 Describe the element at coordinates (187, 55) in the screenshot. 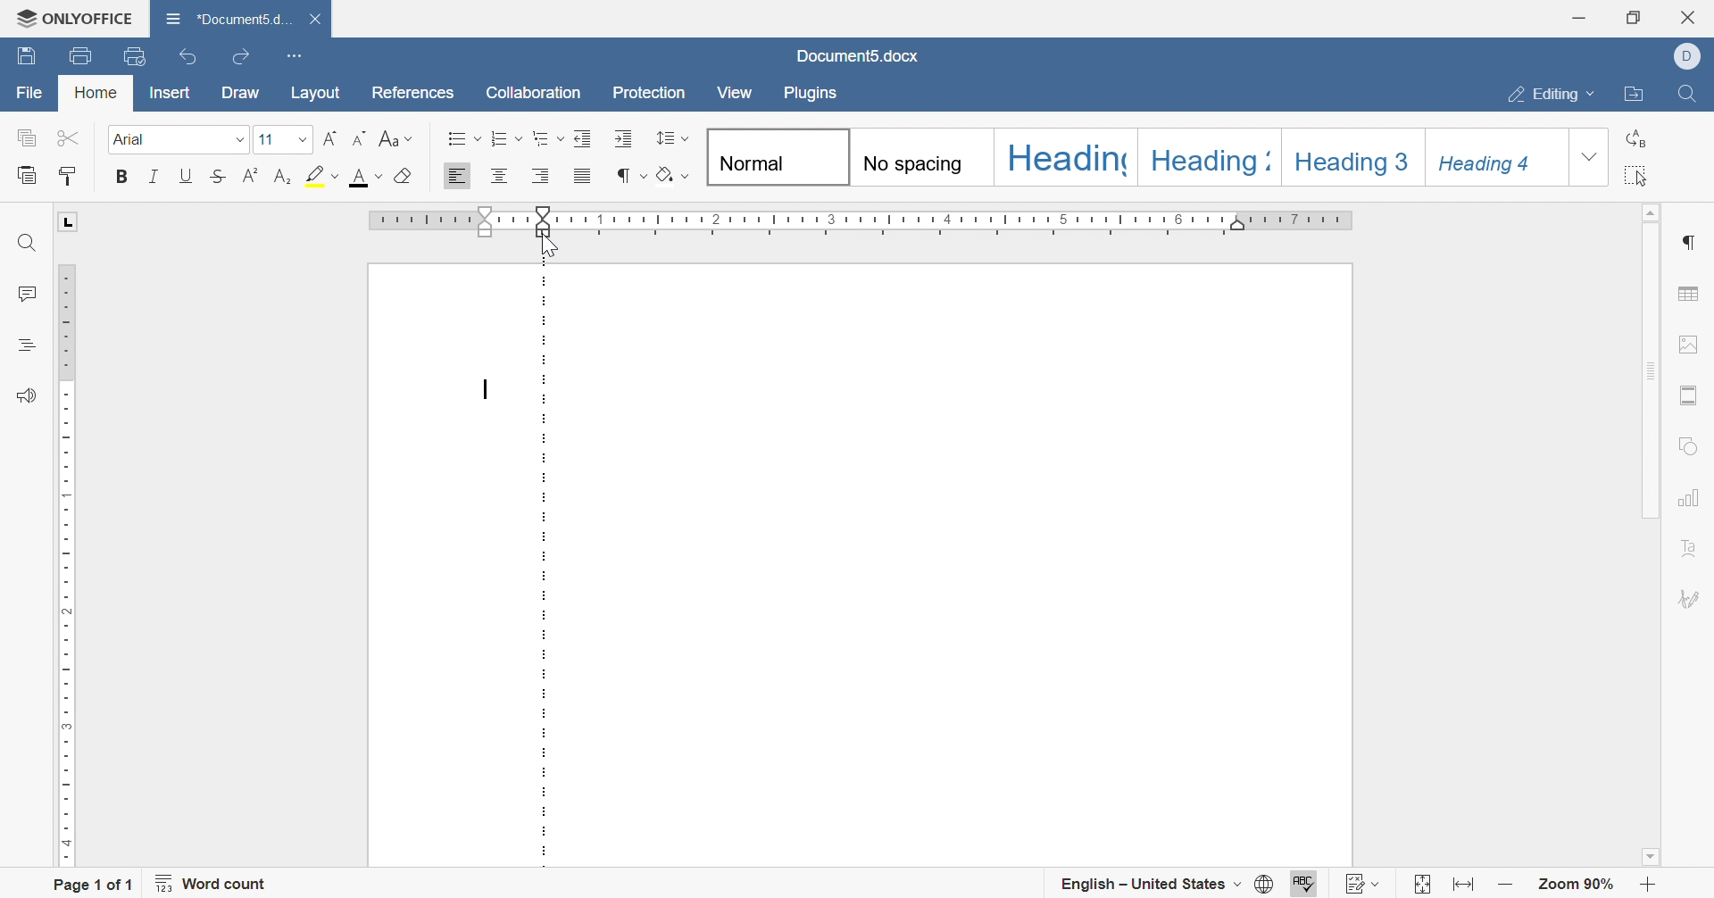

I see `undo` at that location.